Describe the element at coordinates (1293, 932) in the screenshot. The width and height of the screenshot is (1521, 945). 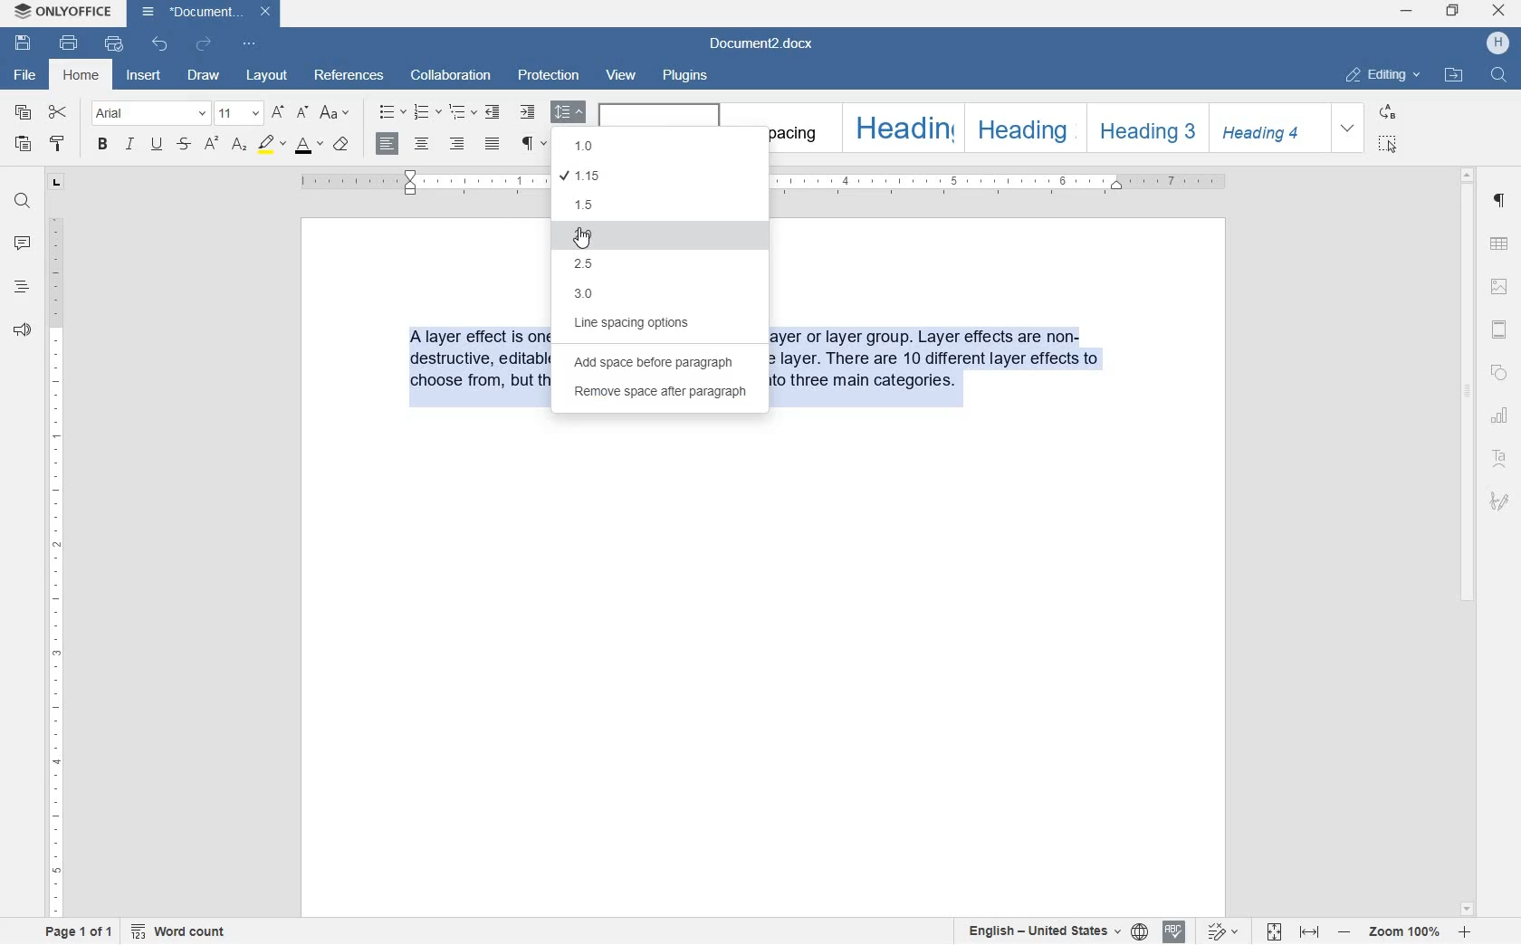
I see `fit to page or to width` at that location.